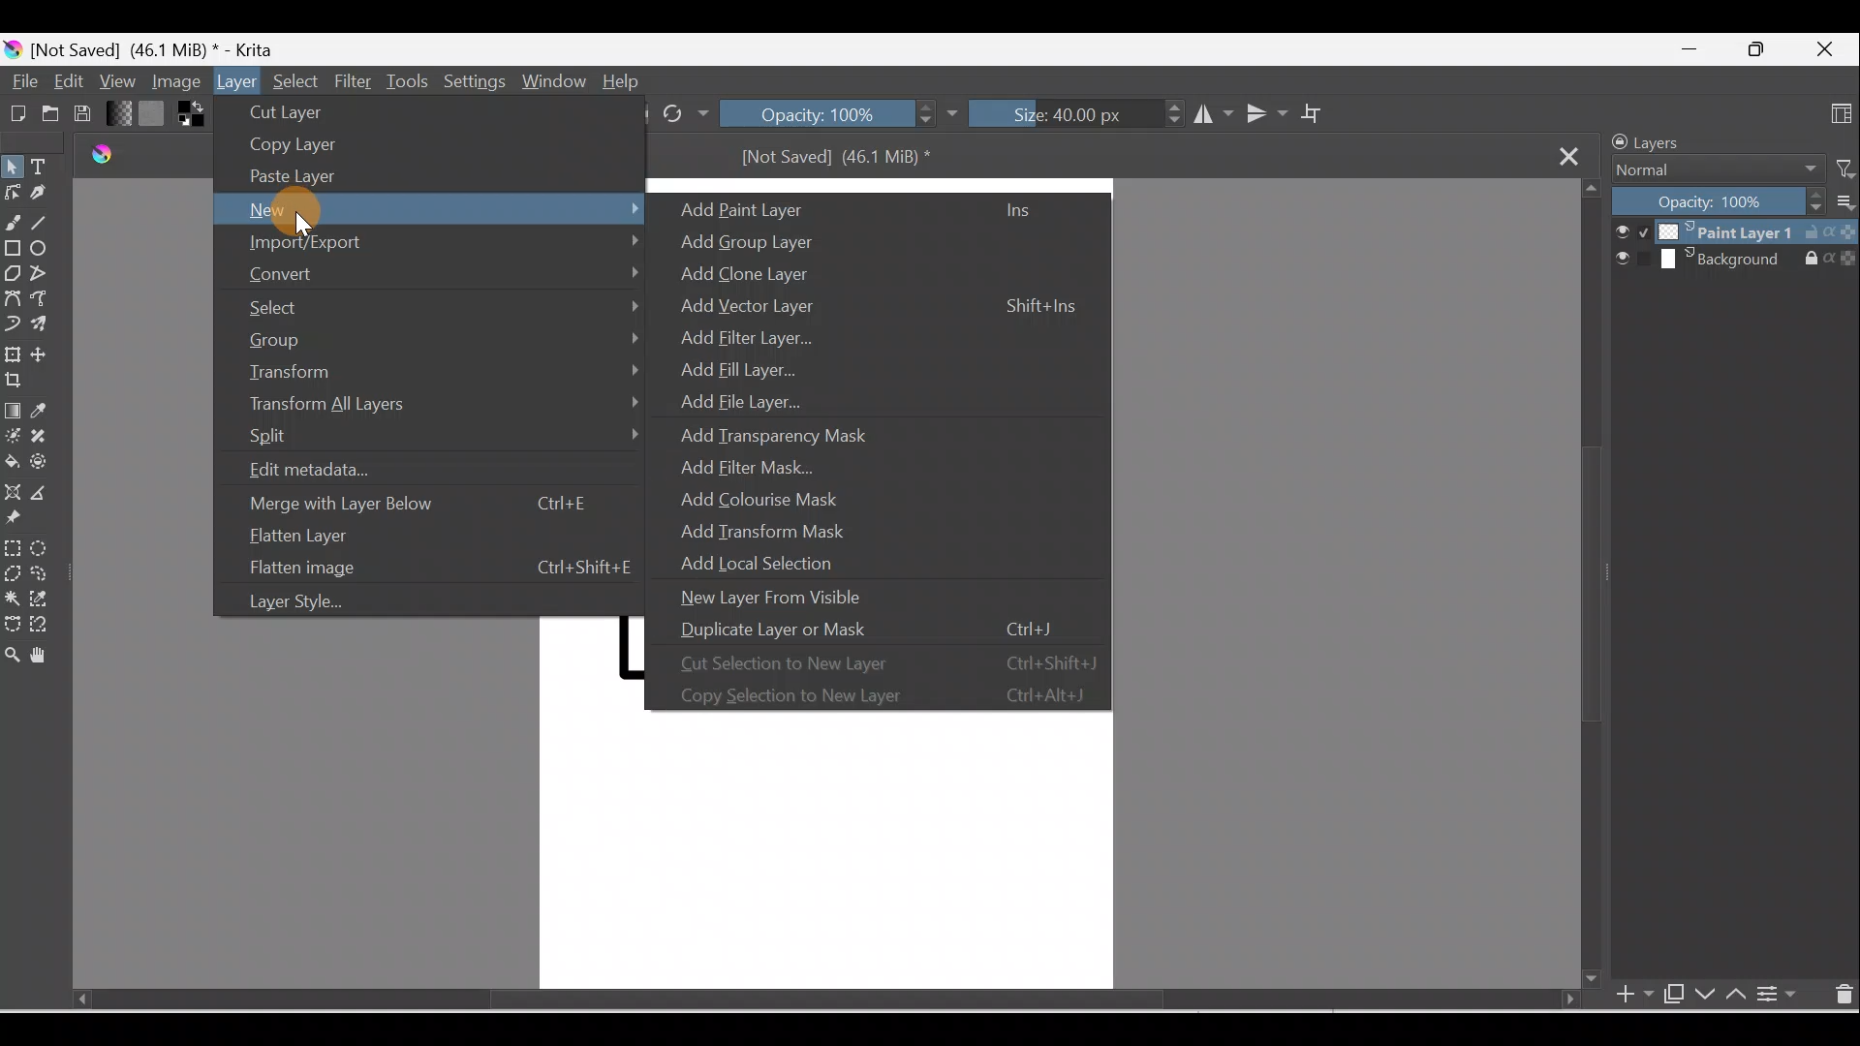  What do you see at coordinates (294, 78) in the screenshot?
I see `Select` at bounding box center [294, 78].